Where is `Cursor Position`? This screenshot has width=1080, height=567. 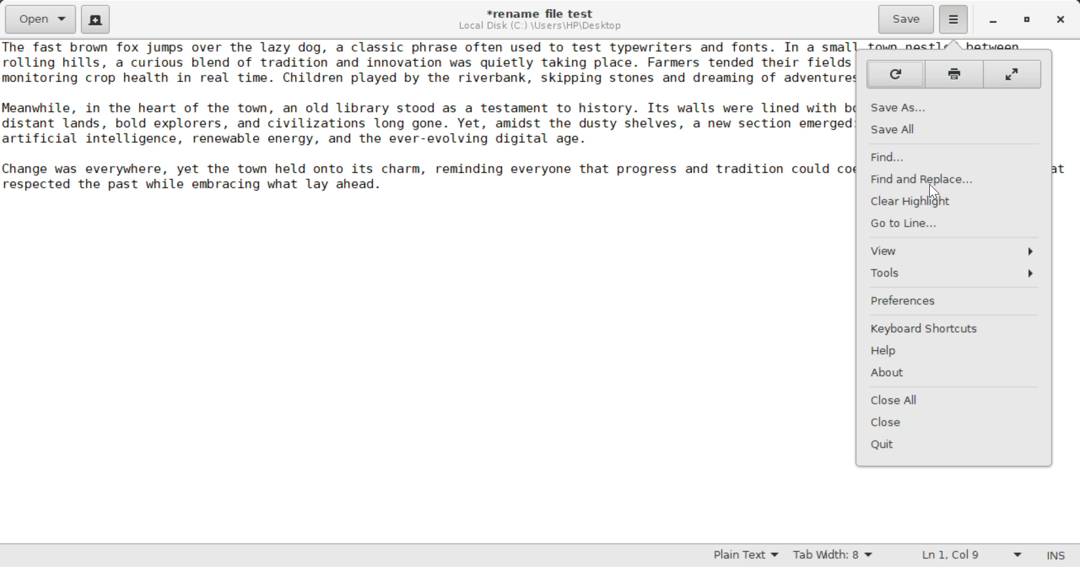
Cursor Position is located at coordinates (931, 187).